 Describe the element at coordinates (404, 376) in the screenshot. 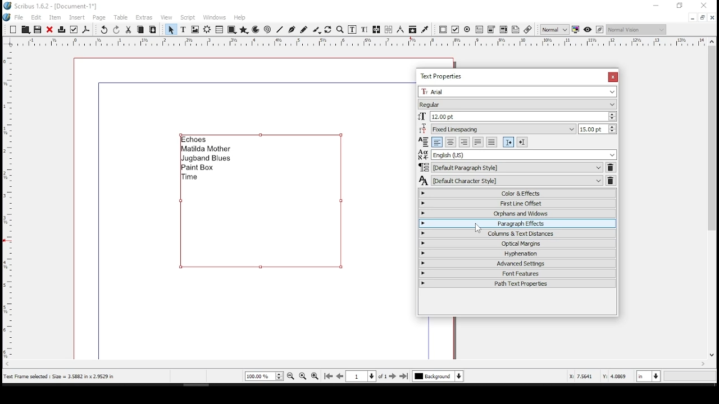

I see `last page` at that location.